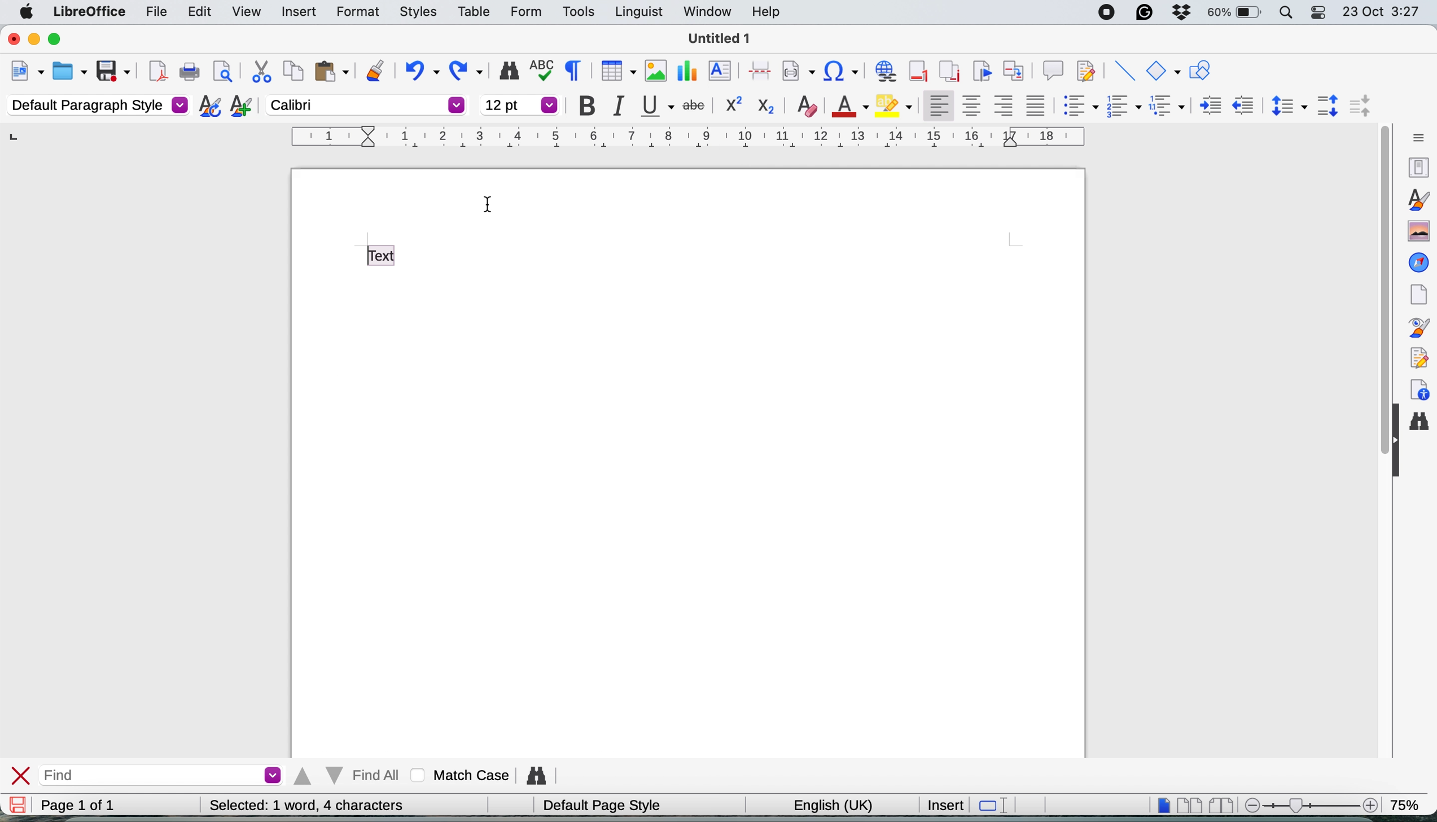 This screenshot has width=1437, height=822. I want to click on underline, so click(655, 107).